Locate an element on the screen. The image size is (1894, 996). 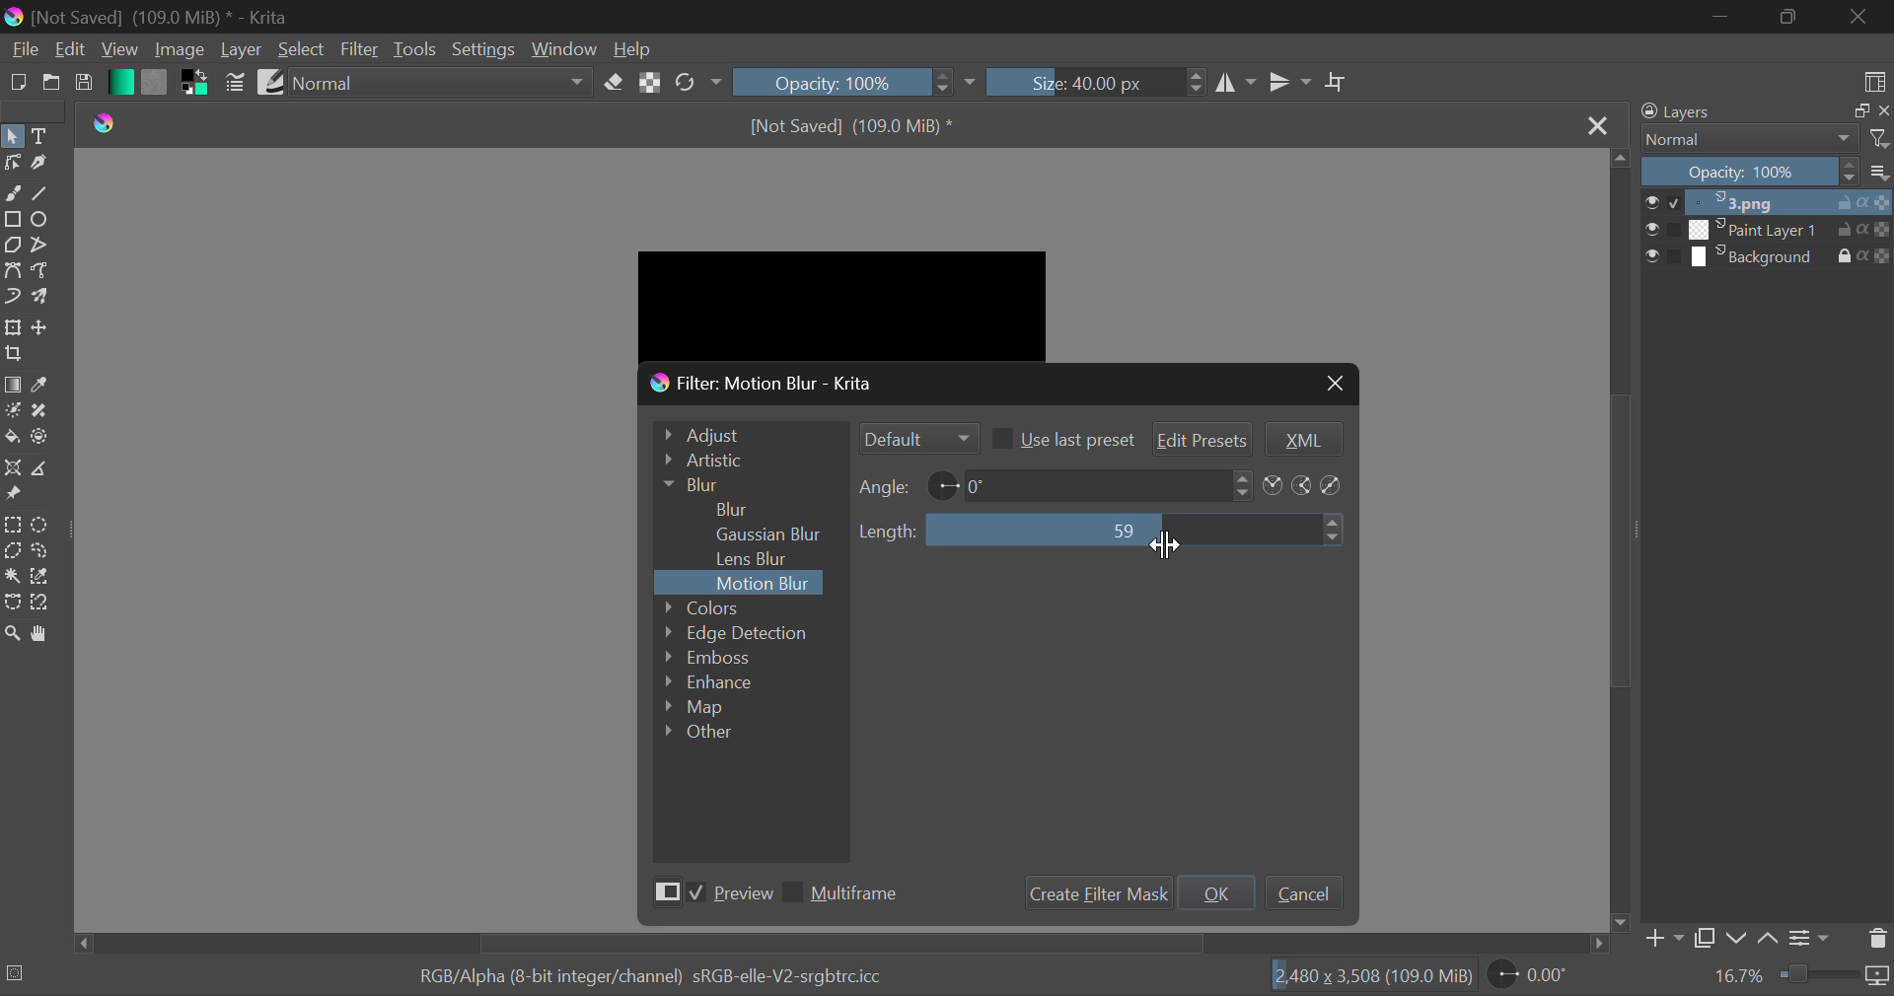
Zoom is located at coordinates (16, 636).